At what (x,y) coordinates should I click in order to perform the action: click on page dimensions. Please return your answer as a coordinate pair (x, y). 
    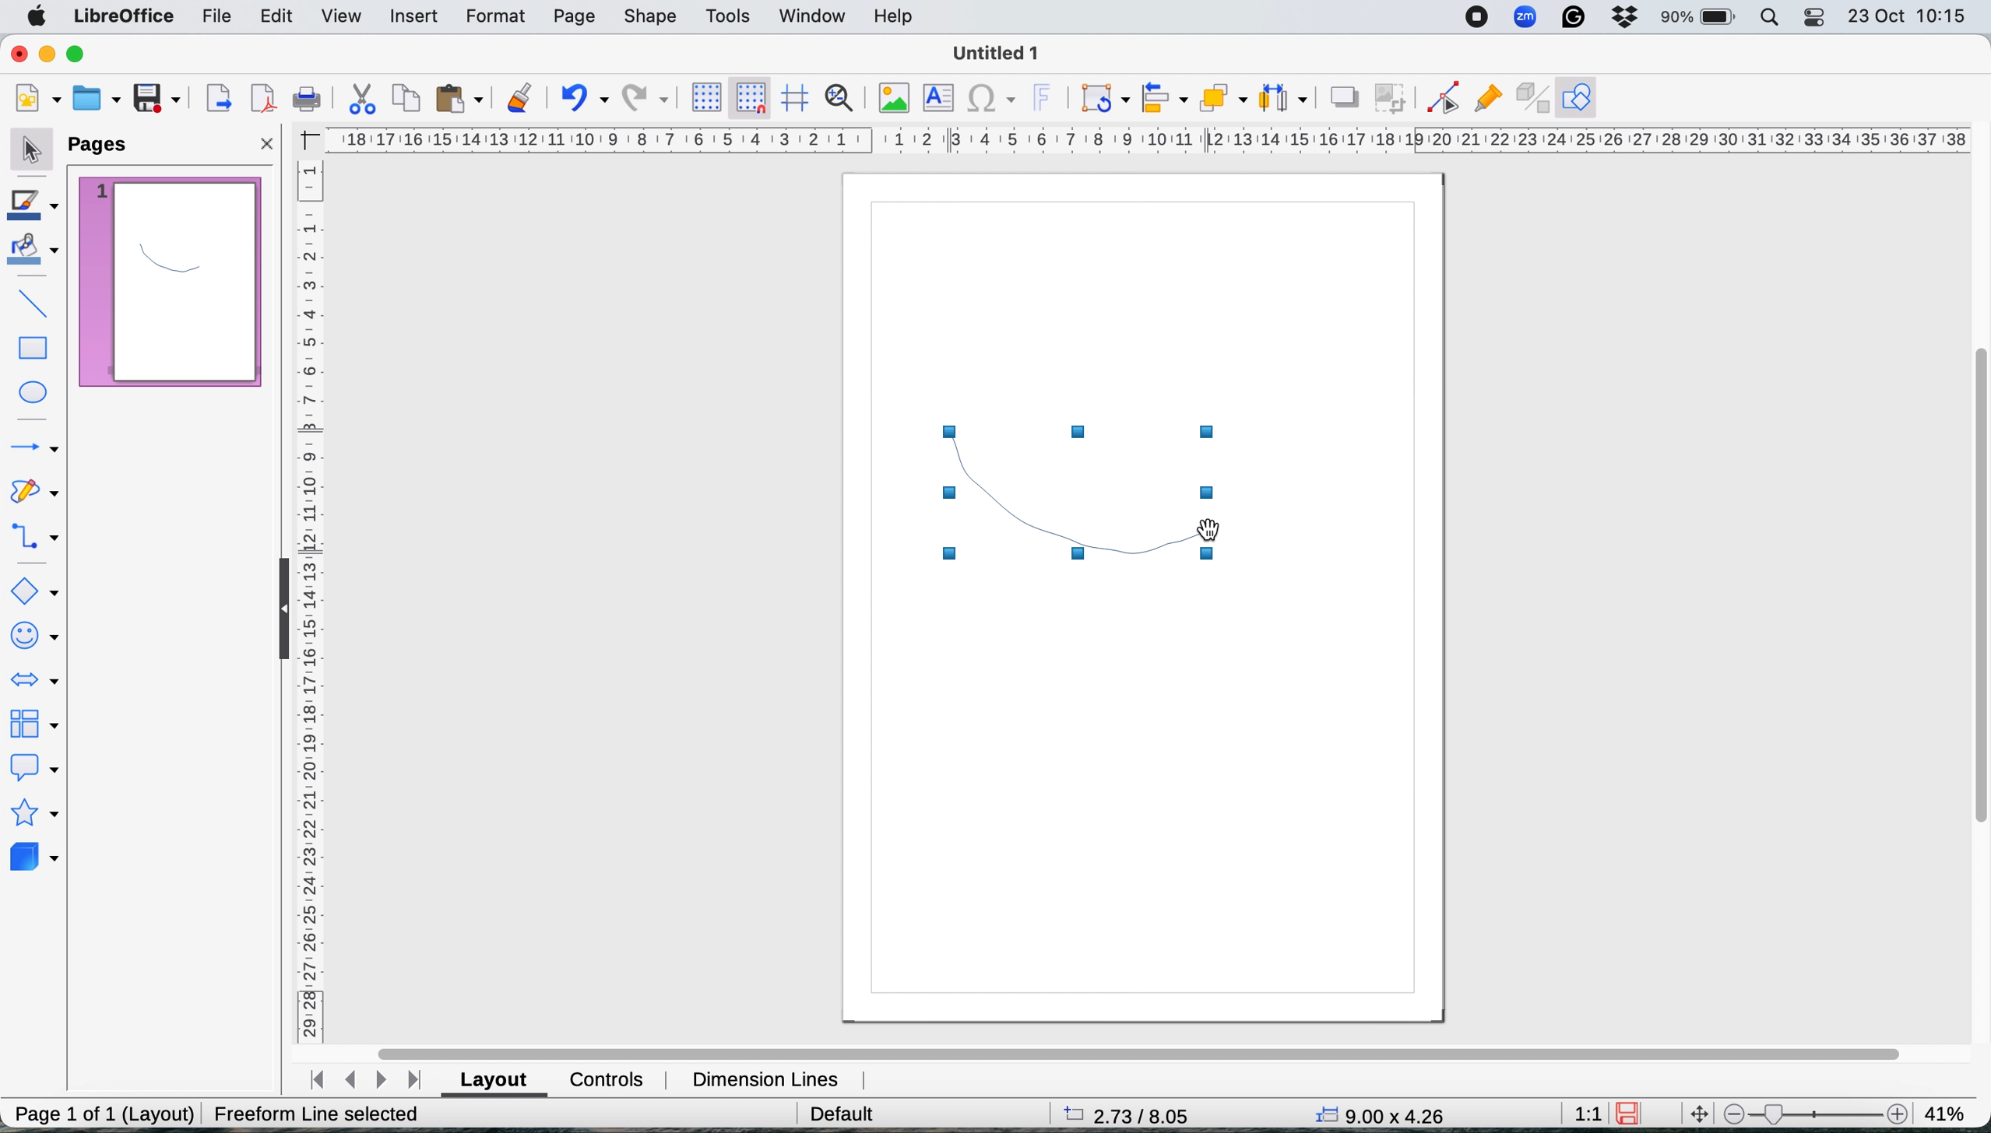
    Looking at the image, I should click on (1144, 1114).